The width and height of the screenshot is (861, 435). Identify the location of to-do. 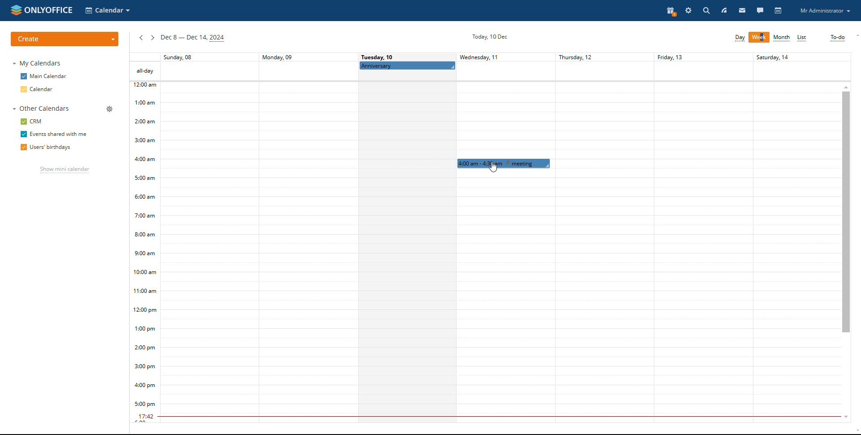
(838, 38).